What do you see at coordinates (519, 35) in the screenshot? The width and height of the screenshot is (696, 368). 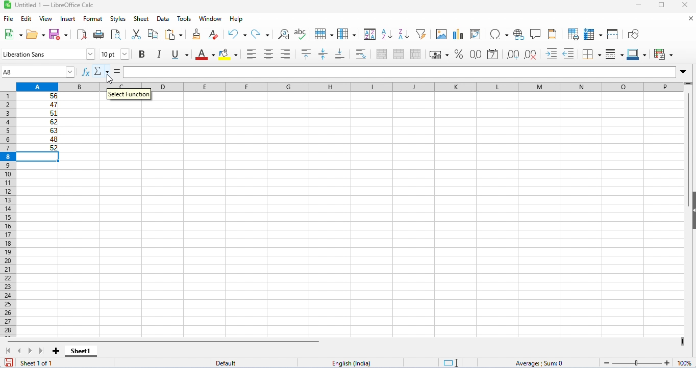 I see `insert hyperlink` at bounding box center [519, 35].